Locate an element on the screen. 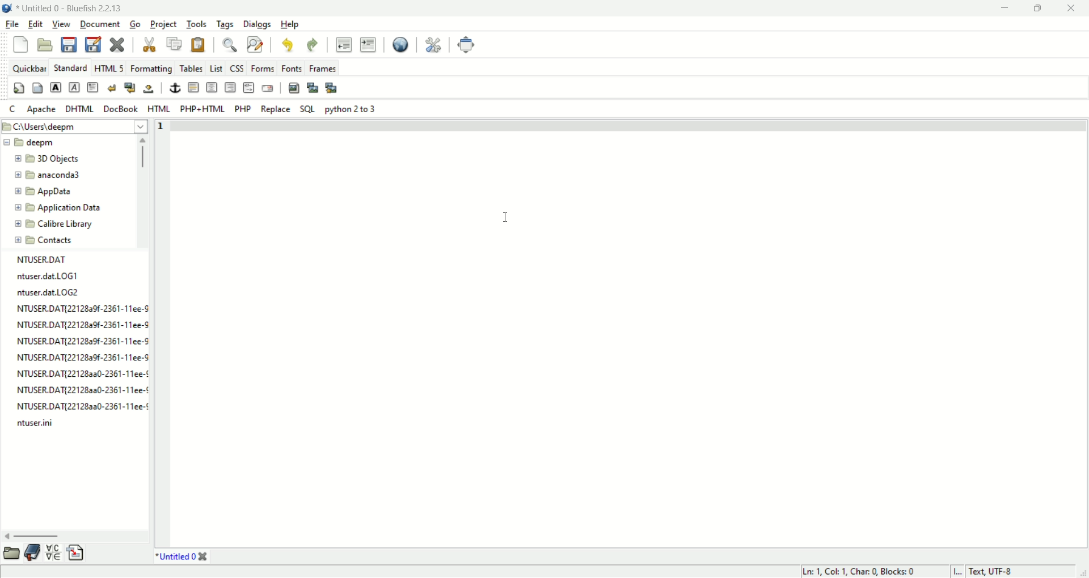 This screenshot has height=578, width=1089. anchor is located at coordinates (173, 88).